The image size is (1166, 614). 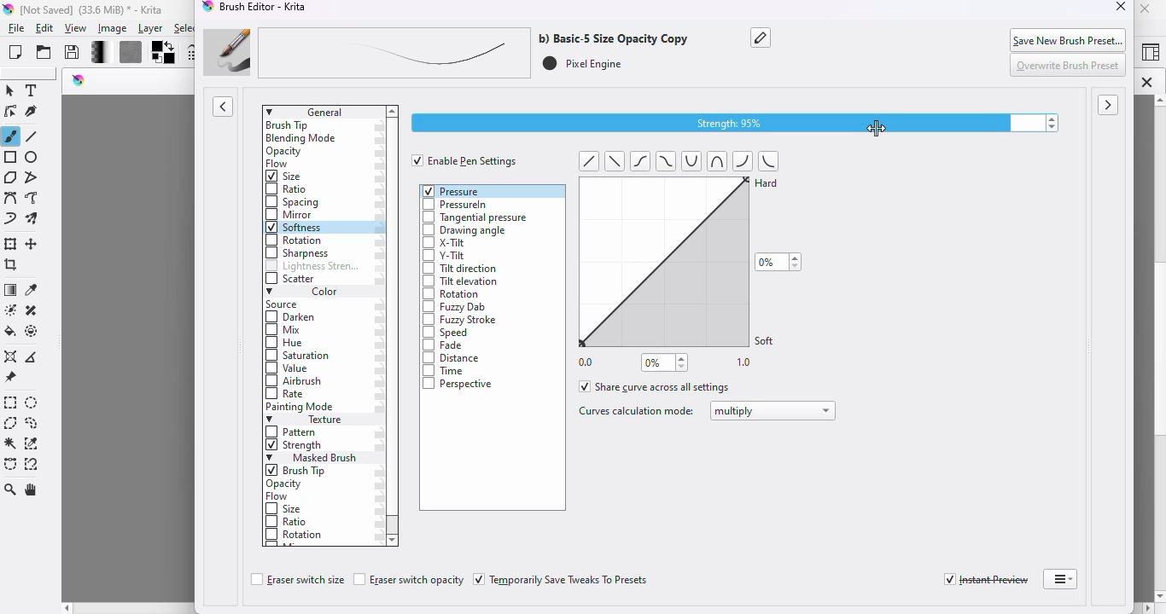 What do you see at coordinates (11, 403) in the screenshot?
I see `rectangular selection tool` at bounding box center [11, 403].